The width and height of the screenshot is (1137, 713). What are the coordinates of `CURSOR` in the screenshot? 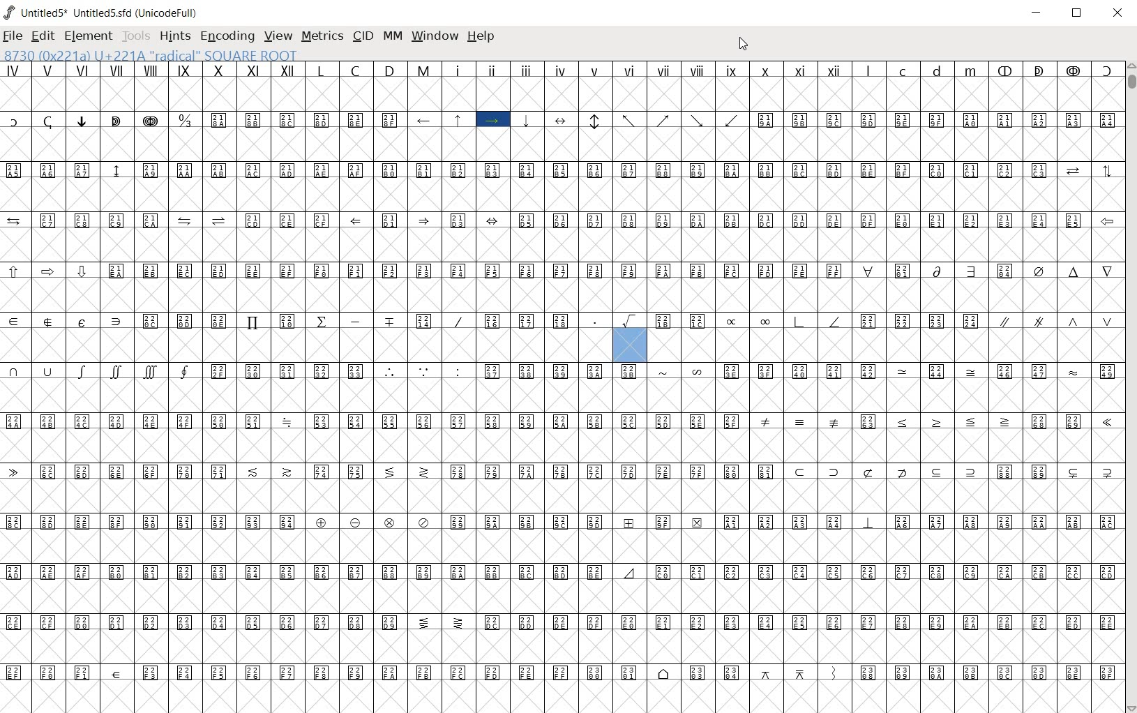 It's located at (743, 46).